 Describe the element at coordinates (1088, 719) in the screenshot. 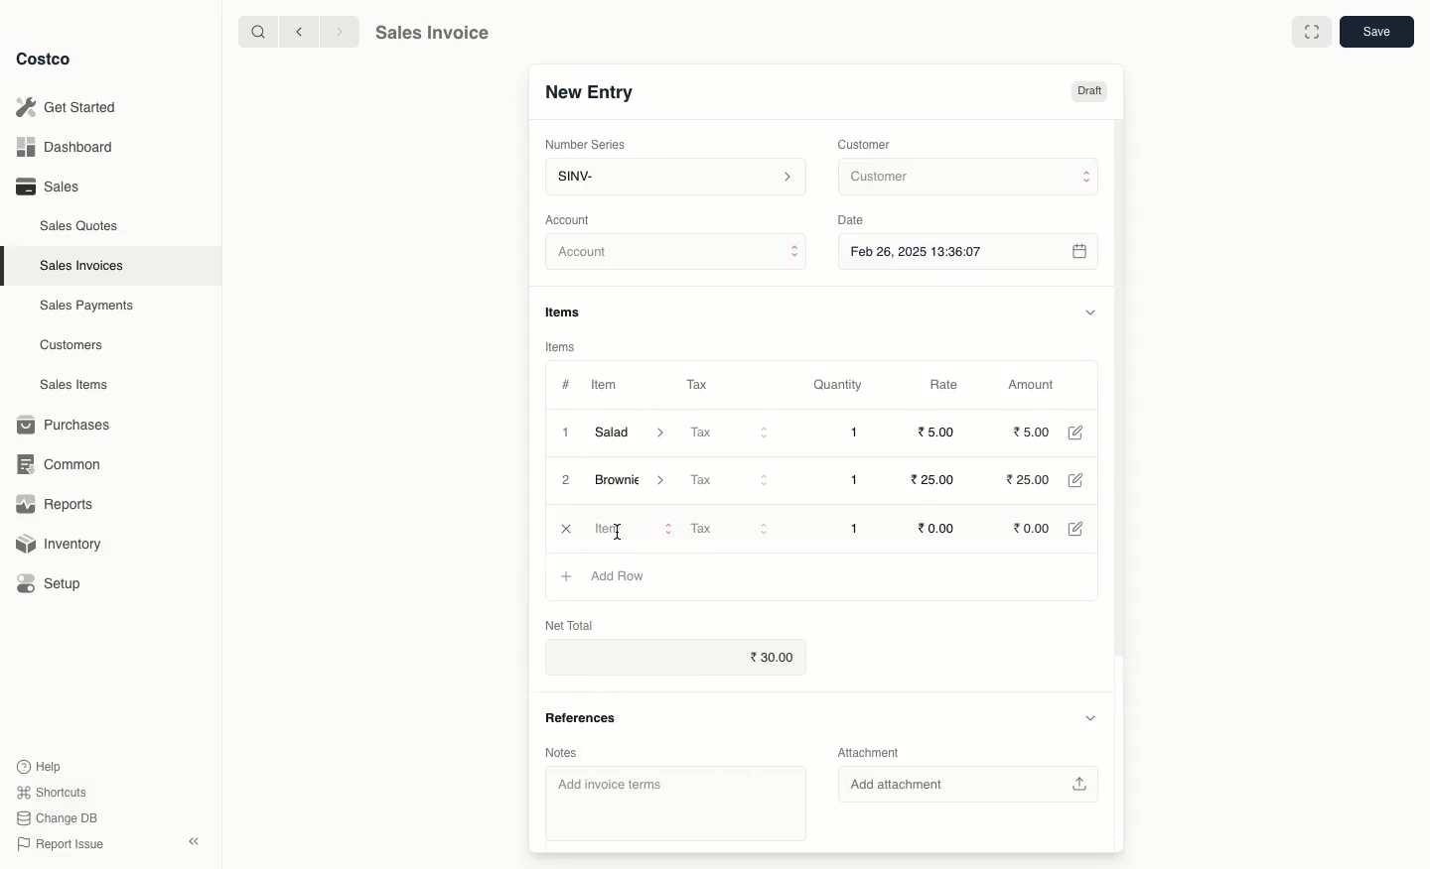

I see `Hide button` at that location.